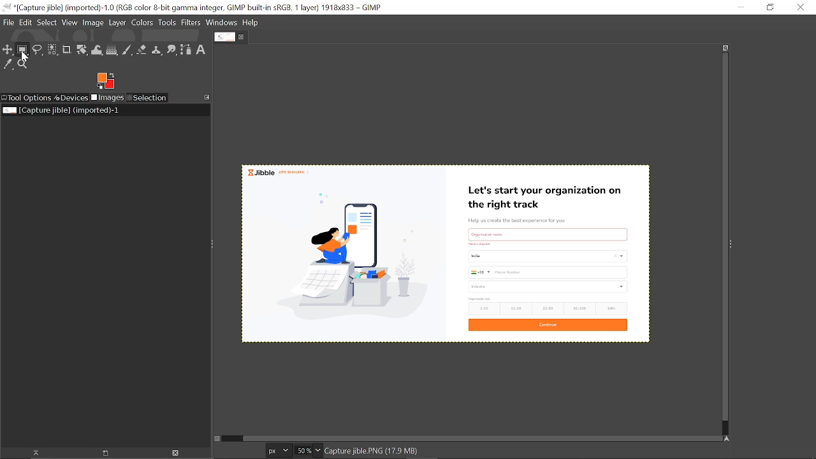 The height and width of the screenshot is (459, 816). Describe the element at coordinates (157, 51) in the screenshot. I see `Clone tool` at that location.